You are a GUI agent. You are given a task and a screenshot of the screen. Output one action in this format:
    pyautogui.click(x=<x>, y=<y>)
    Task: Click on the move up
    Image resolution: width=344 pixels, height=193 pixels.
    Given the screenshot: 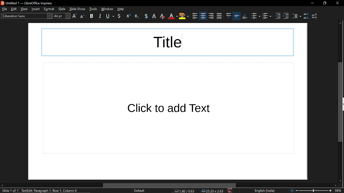 What is the action you would take?
    pyautogui.click(x=340, y=24)
    